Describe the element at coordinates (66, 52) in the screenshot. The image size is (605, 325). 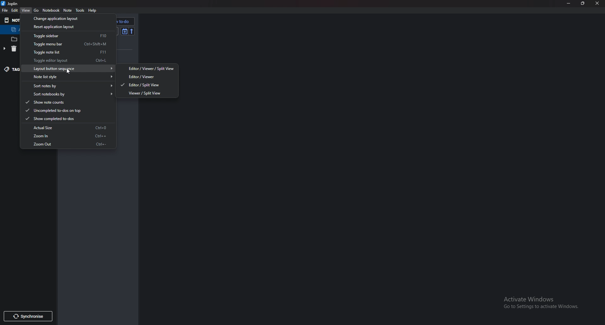
I see `Toggle note list Fl` at that location.